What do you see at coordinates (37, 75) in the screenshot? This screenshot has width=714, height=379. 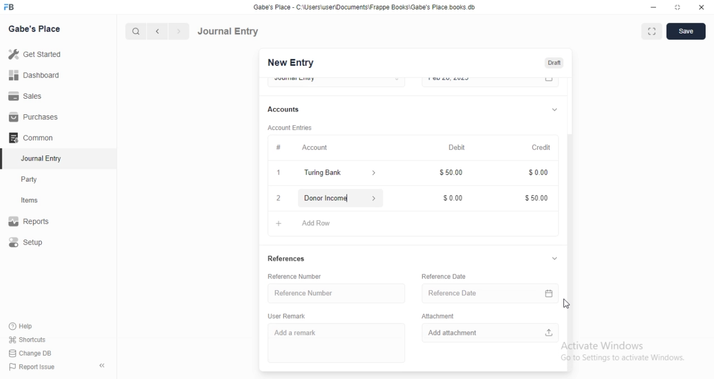 I see `Dashboard` at bounding box center [37, 75].